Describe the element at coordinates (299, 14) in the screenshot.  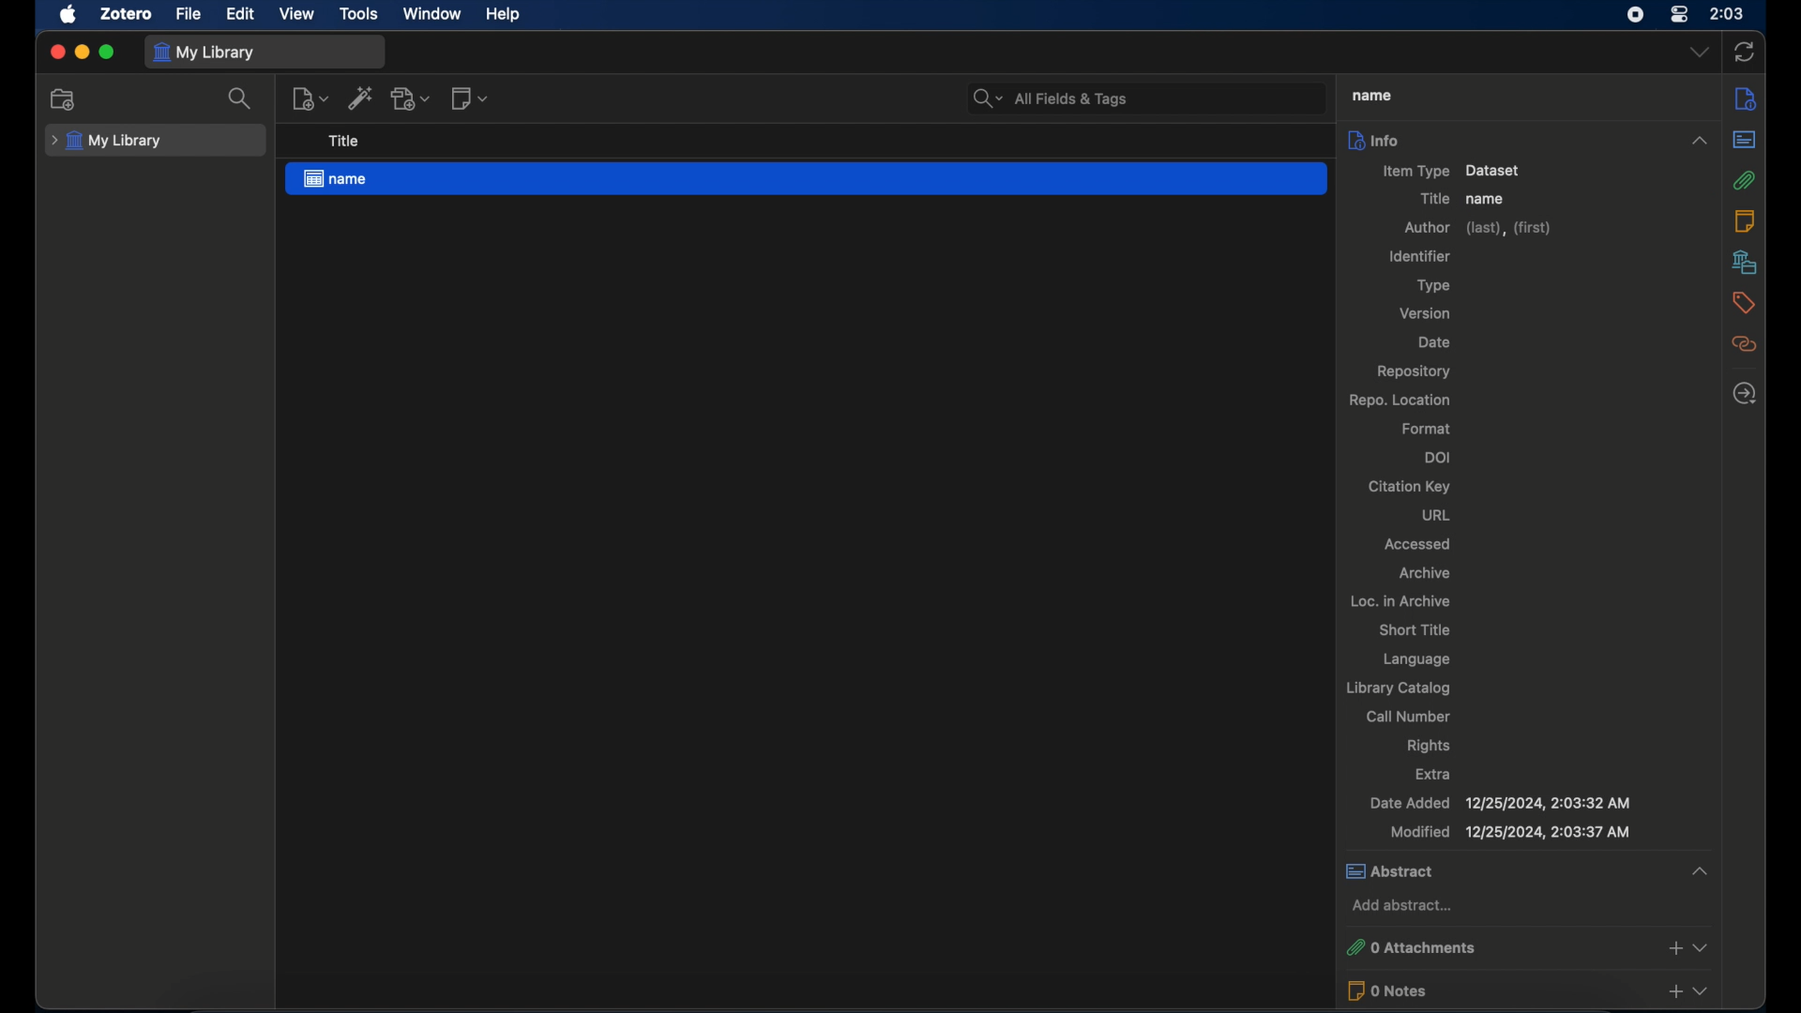
I see `view` at that location.